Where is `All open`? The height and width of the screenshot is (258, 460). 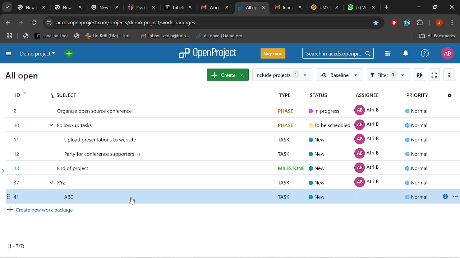 All open is located at coordinates (24, 76).